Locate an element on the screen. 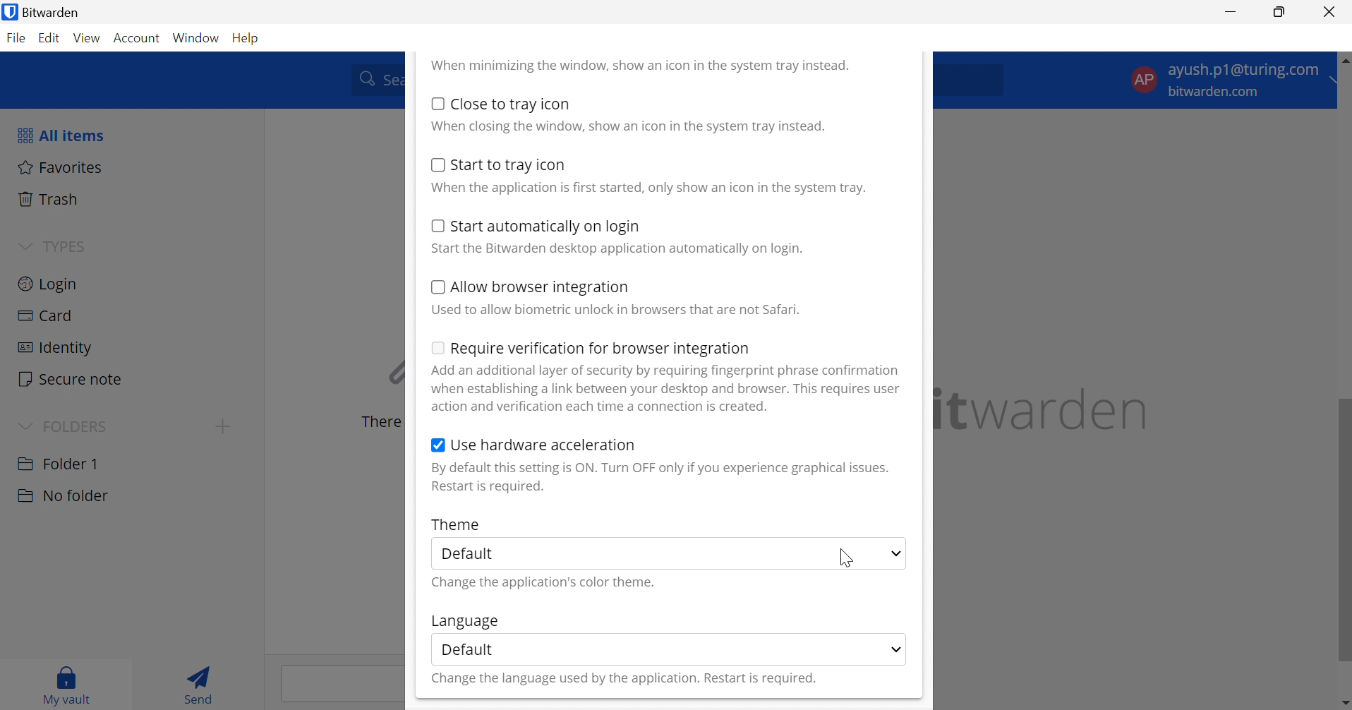 The height and width of the screenshot is (710, 1352). Bitwarden is located at coordinates (56, 12).